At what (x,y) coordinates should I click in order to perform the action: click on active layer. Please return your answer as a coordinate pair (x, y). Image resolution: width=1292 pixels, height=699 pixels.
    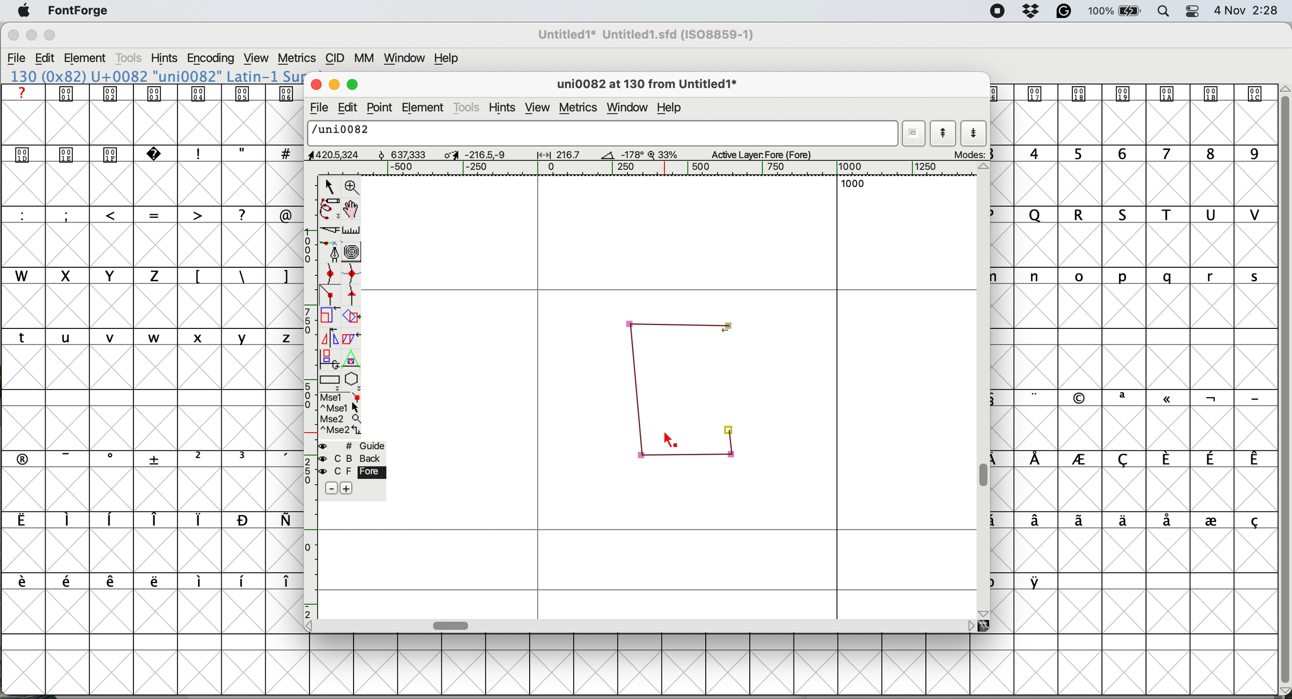
    Looking at the image, I should click on (771, 153).